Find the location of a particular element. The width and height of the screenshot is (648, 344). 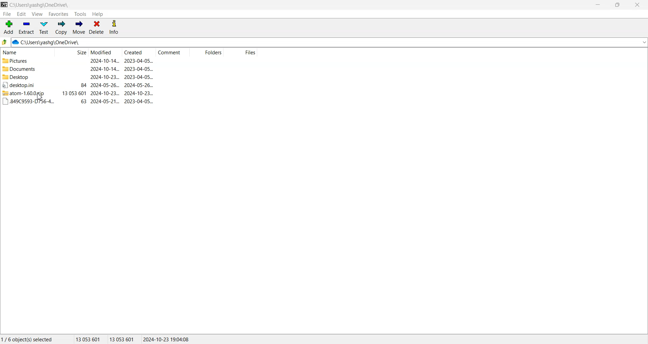

Add is located at coordinates (9, 27).